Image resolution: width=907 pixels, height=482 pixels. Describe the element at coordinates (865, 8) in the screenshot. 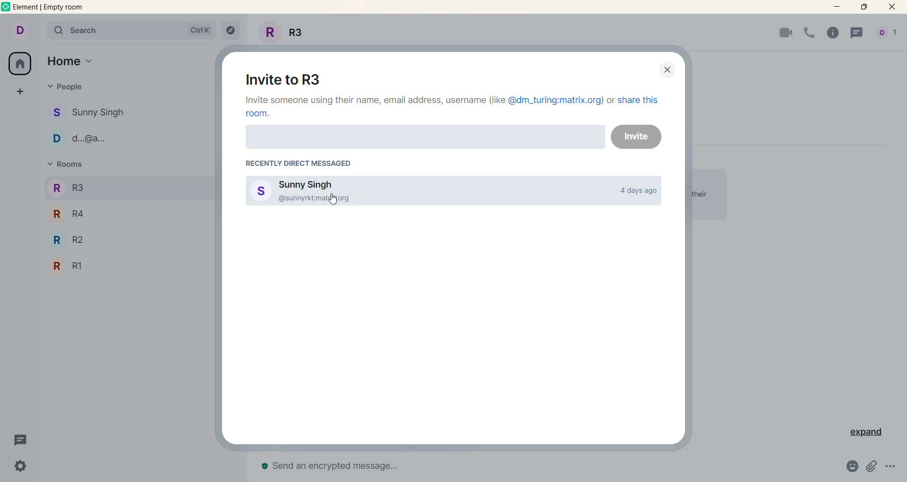

I see `maximize` at that location.